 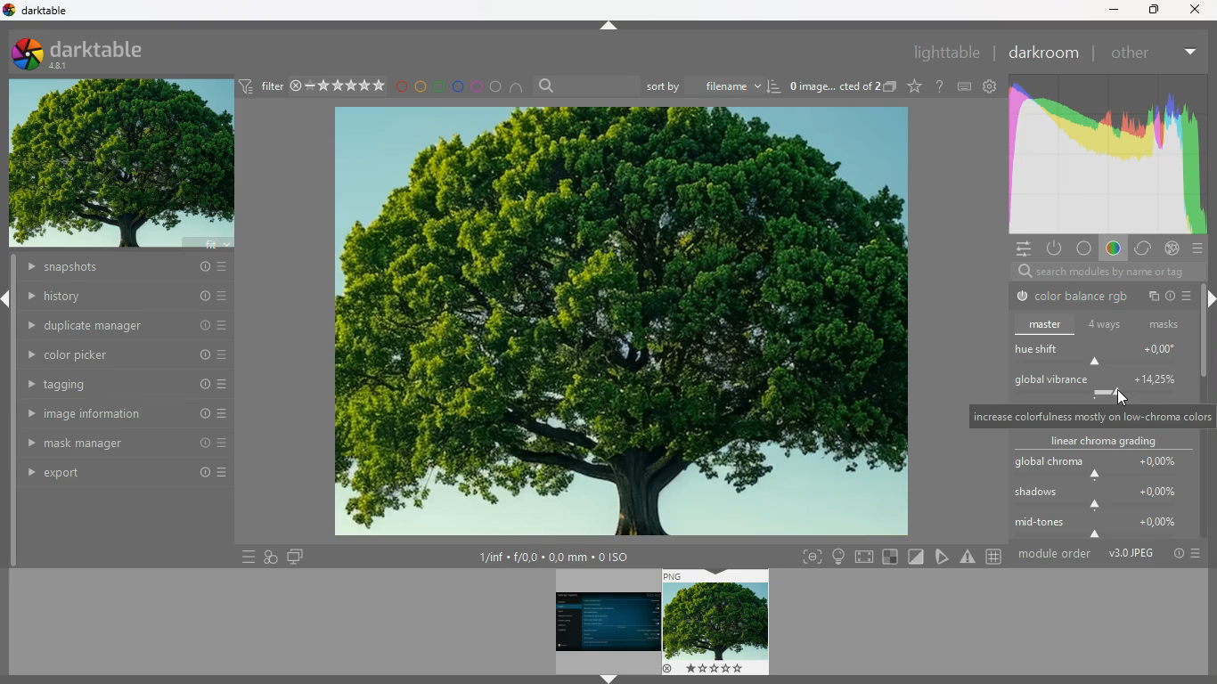 What do you see at coordinates (44, 10) in the screenshot?
I see `darktable` at bounding box center [44, 10].